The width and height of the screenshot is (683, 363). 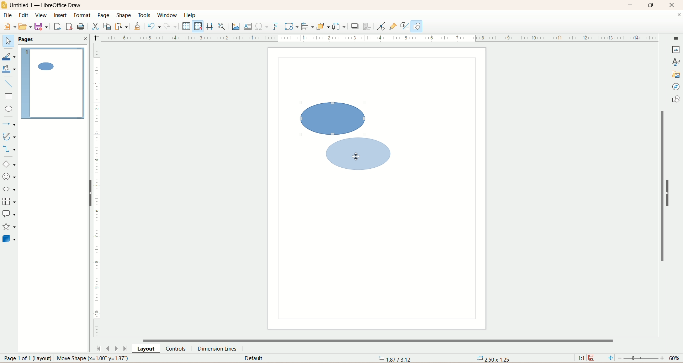 I want to click on special character, so click(x=261, y=27).